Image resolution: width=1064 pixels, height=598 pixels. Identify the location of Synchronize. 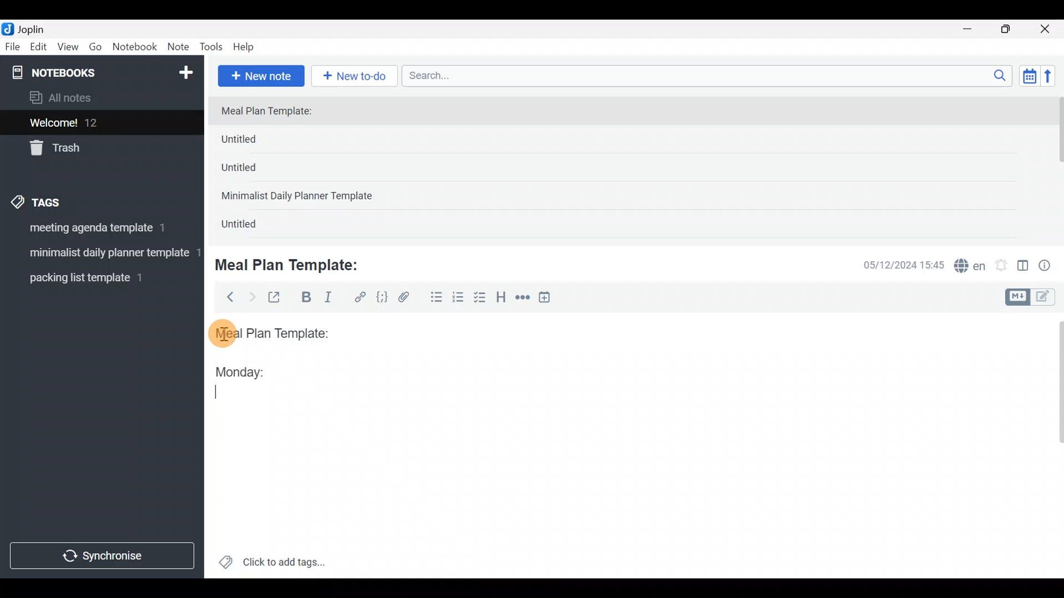
(104, 555).